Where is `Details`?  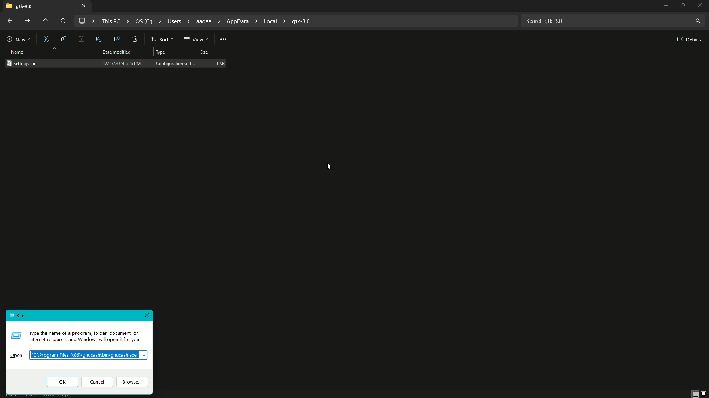
Details is located at coordinates (688, 40).